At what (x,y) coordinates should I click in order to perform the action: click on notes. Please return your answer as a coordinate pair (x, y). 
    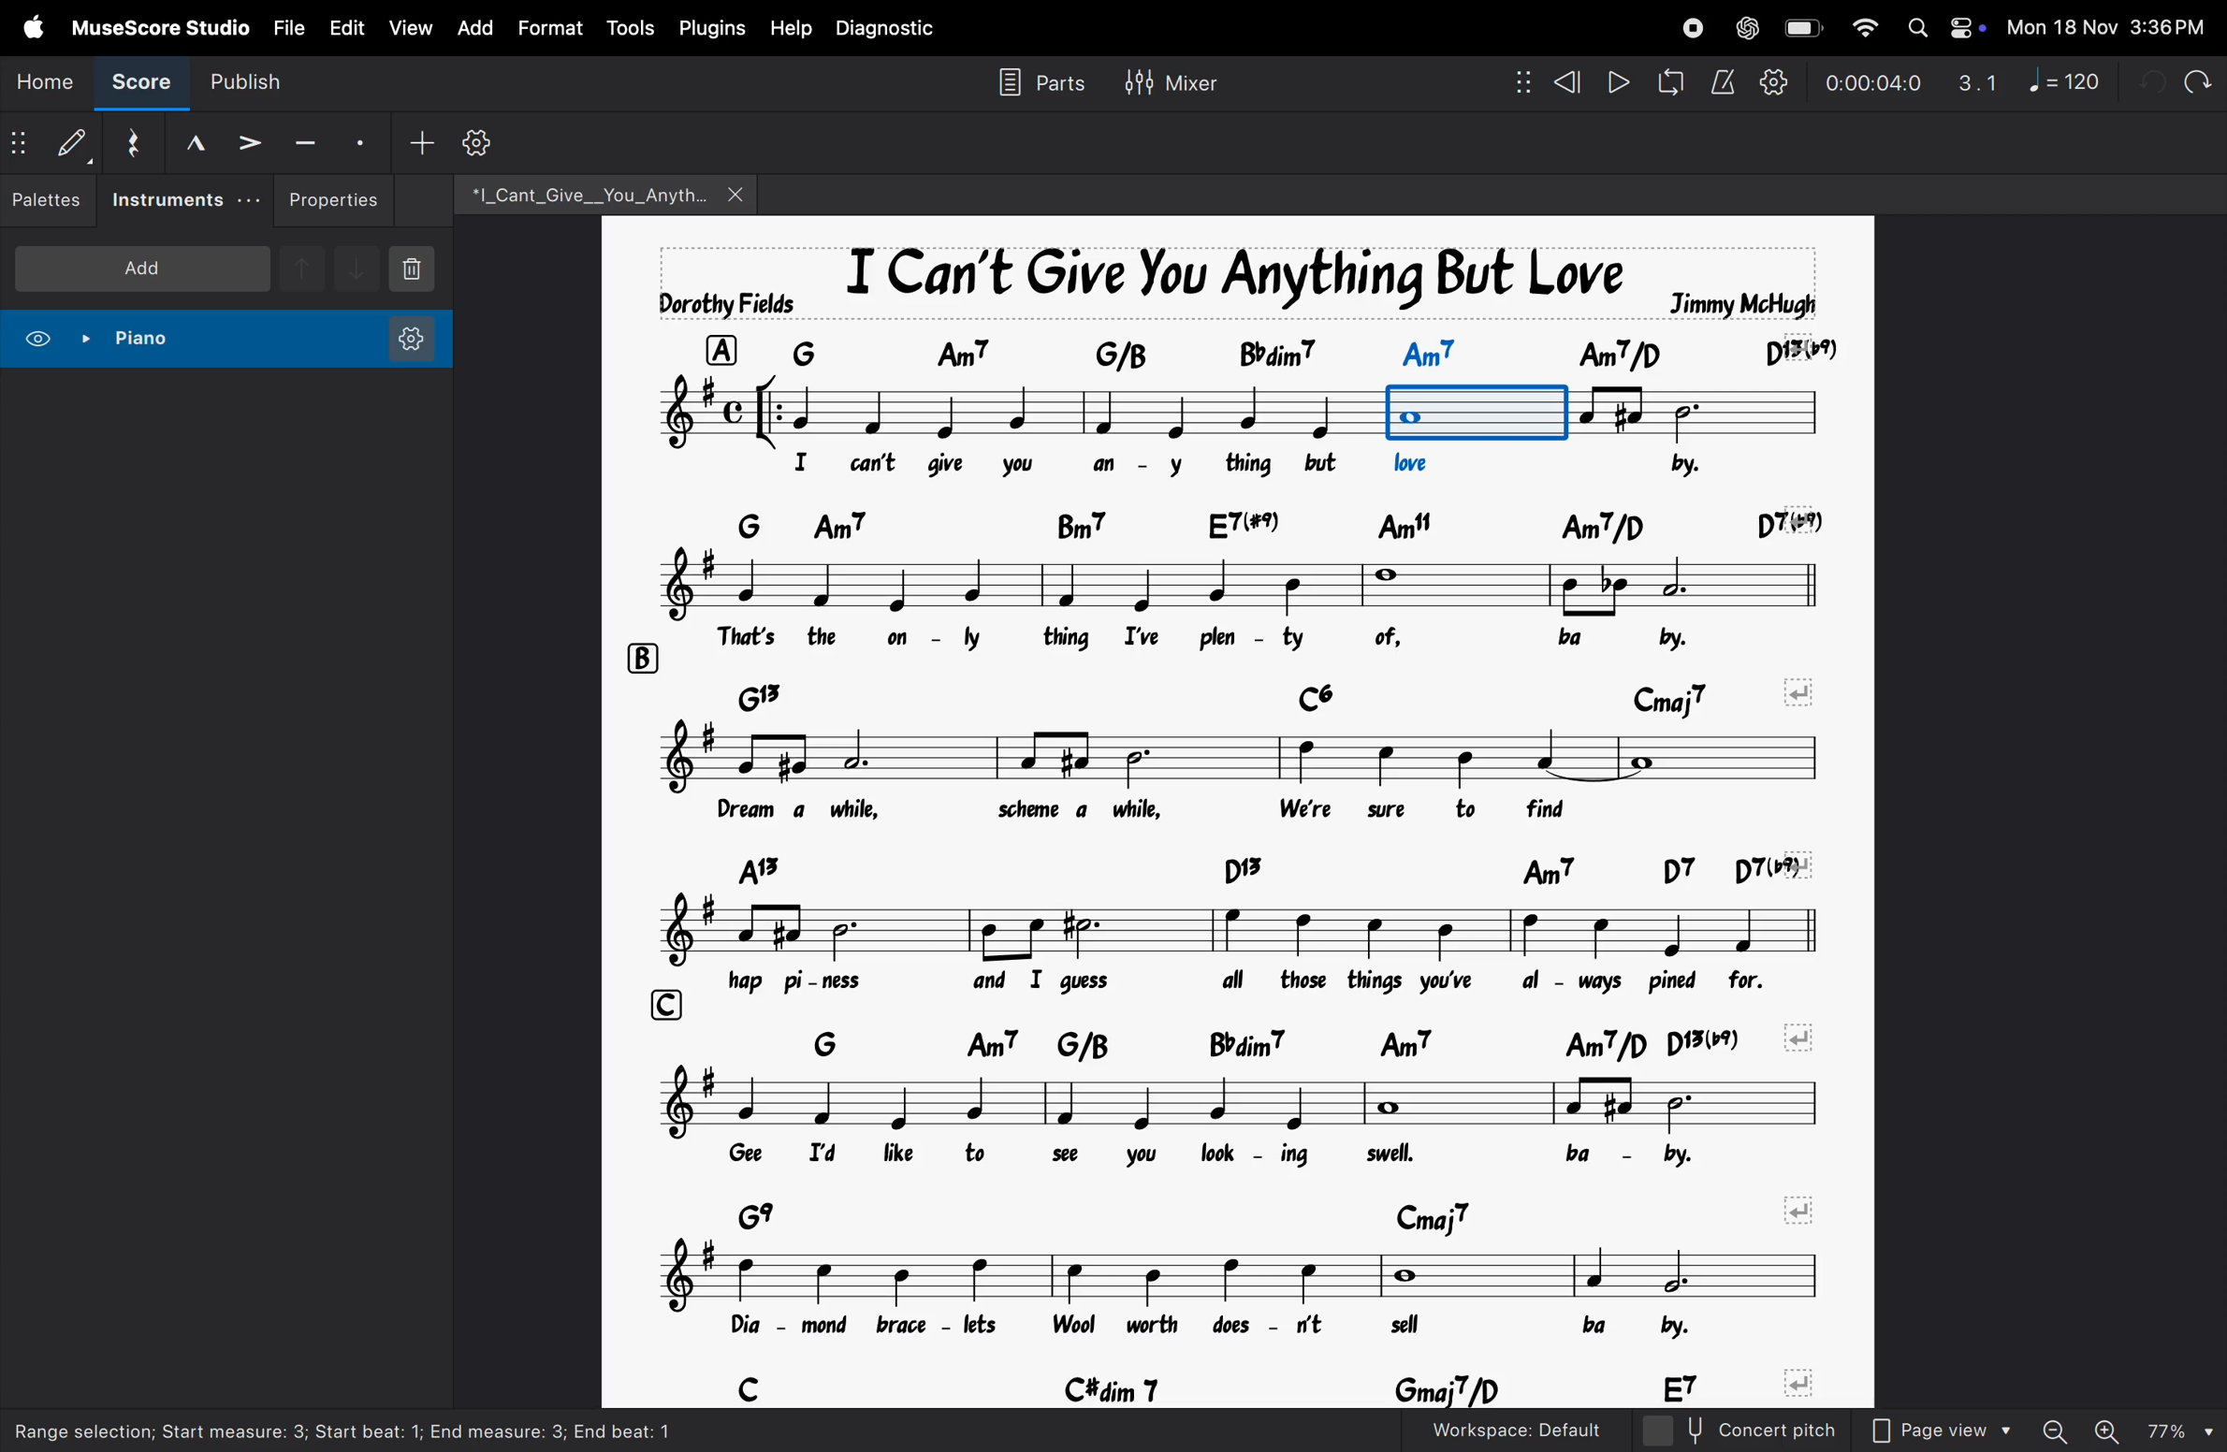
    Looking at the image, I should click on (1247, 931).